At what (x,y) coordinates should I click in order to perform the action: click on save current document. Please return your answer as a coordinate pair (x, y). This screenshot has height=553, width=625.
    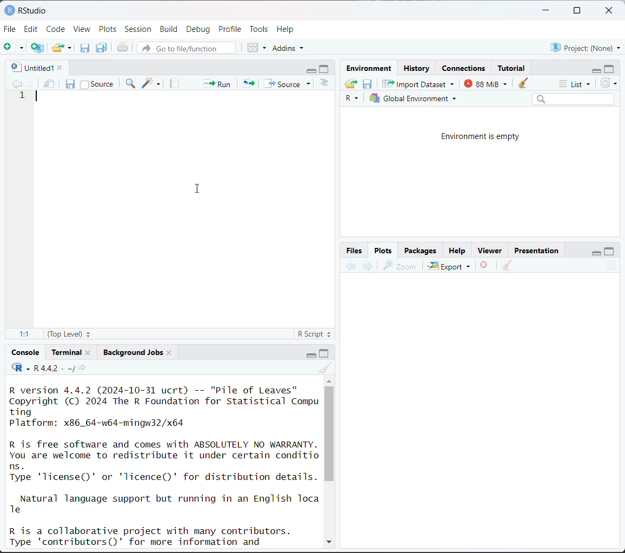
    Looking at the image, I should click on (85, 48).